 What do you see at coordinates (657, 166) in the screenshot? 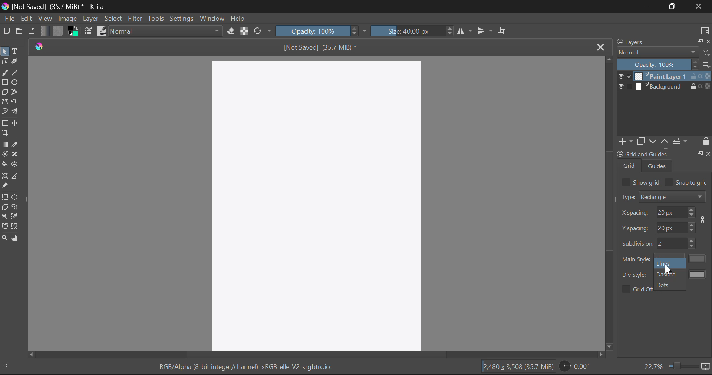
I see `guides` at bounding box center [657, 166].